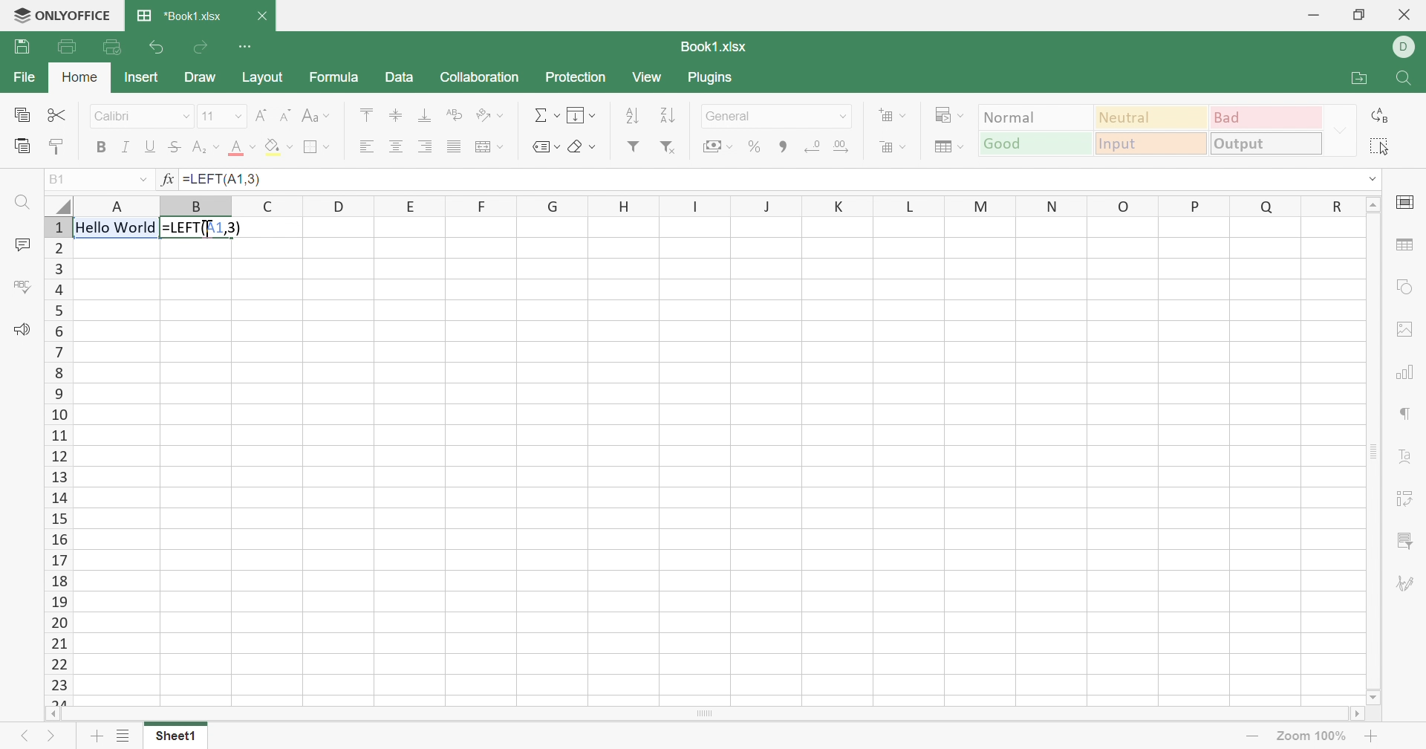  What do you see at coordinates (49, 737) in the screenshot?
I see `Next` at bounding box center [49, 737].